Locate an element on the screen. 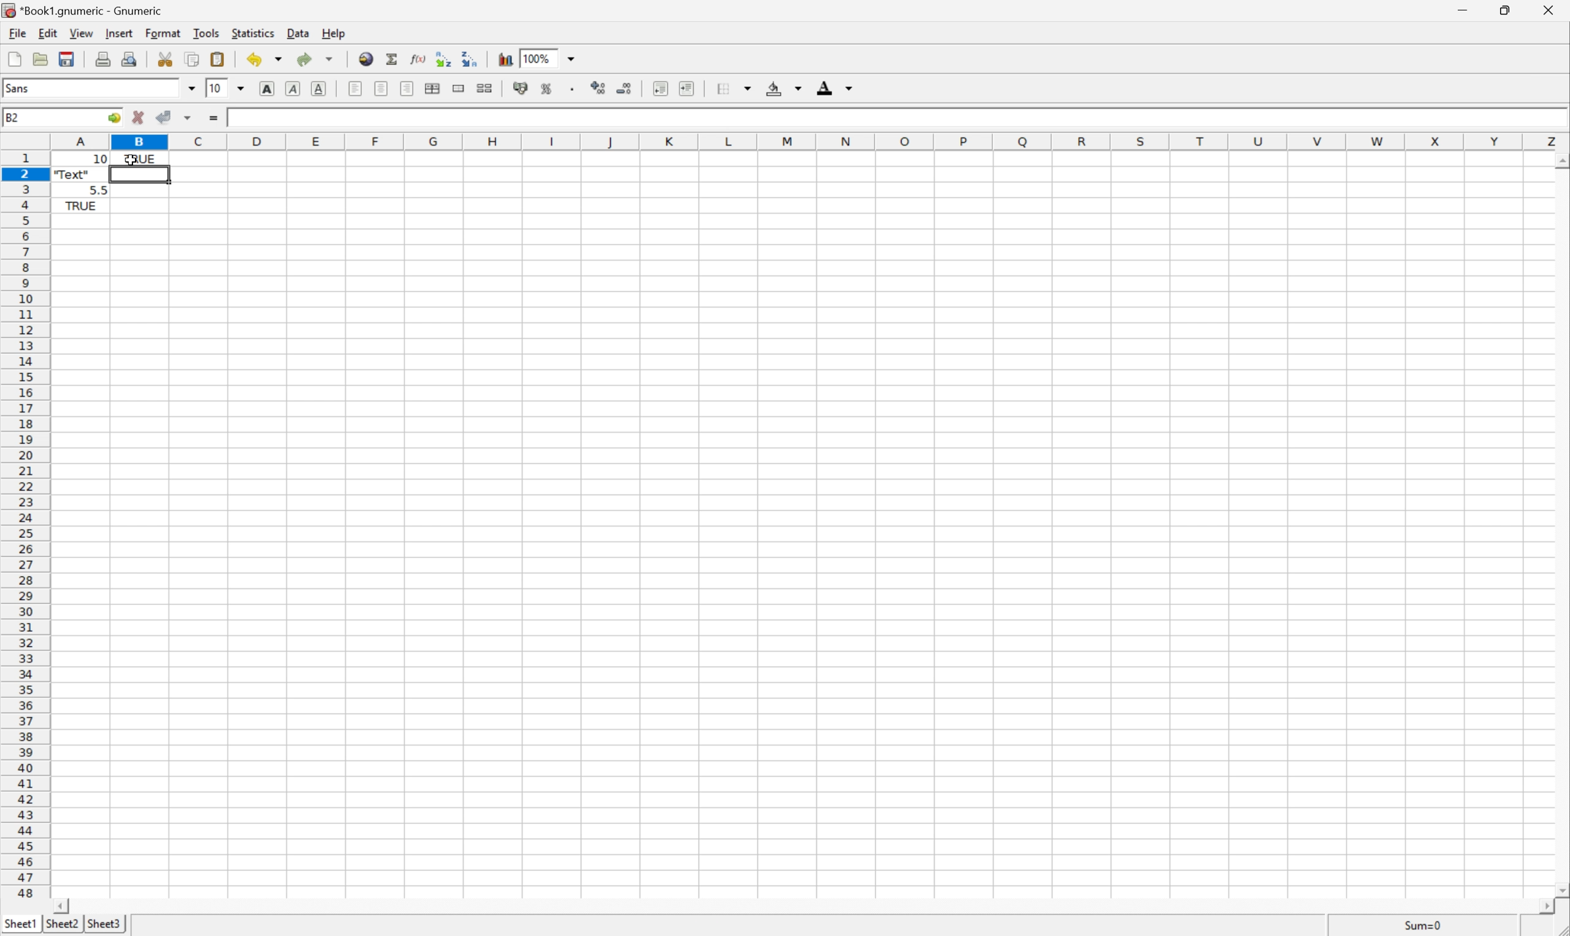 This screenshot has width=1570, height=936. Data is located at coordinates (296, 33).